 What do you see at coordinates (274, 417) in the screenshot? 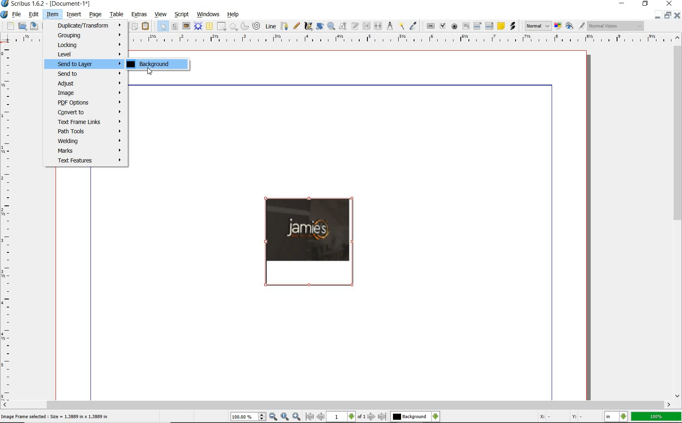
I see `Zoom Out` at bounding box center [274, 417].